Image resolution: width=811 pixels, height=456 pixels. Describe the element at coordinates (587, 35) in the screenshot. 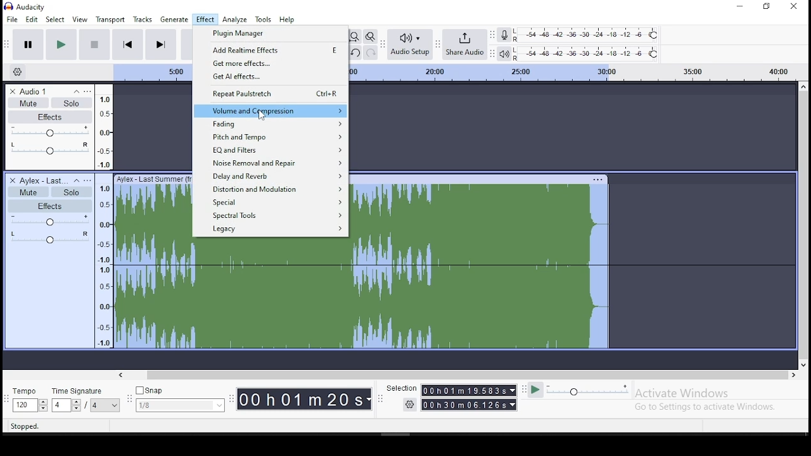

I see `recording level` at that location.